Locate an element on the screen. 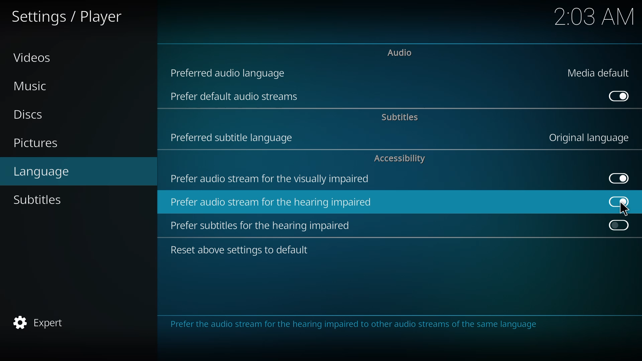  expert is located at coordinates (42, 321).